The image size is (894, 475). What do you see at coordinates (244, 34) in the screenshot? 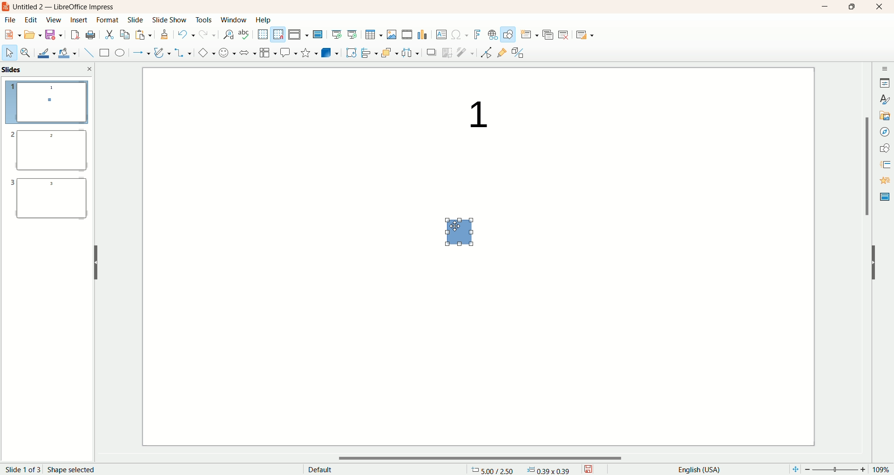
I see `spelling` at bounding box center [244, 34].